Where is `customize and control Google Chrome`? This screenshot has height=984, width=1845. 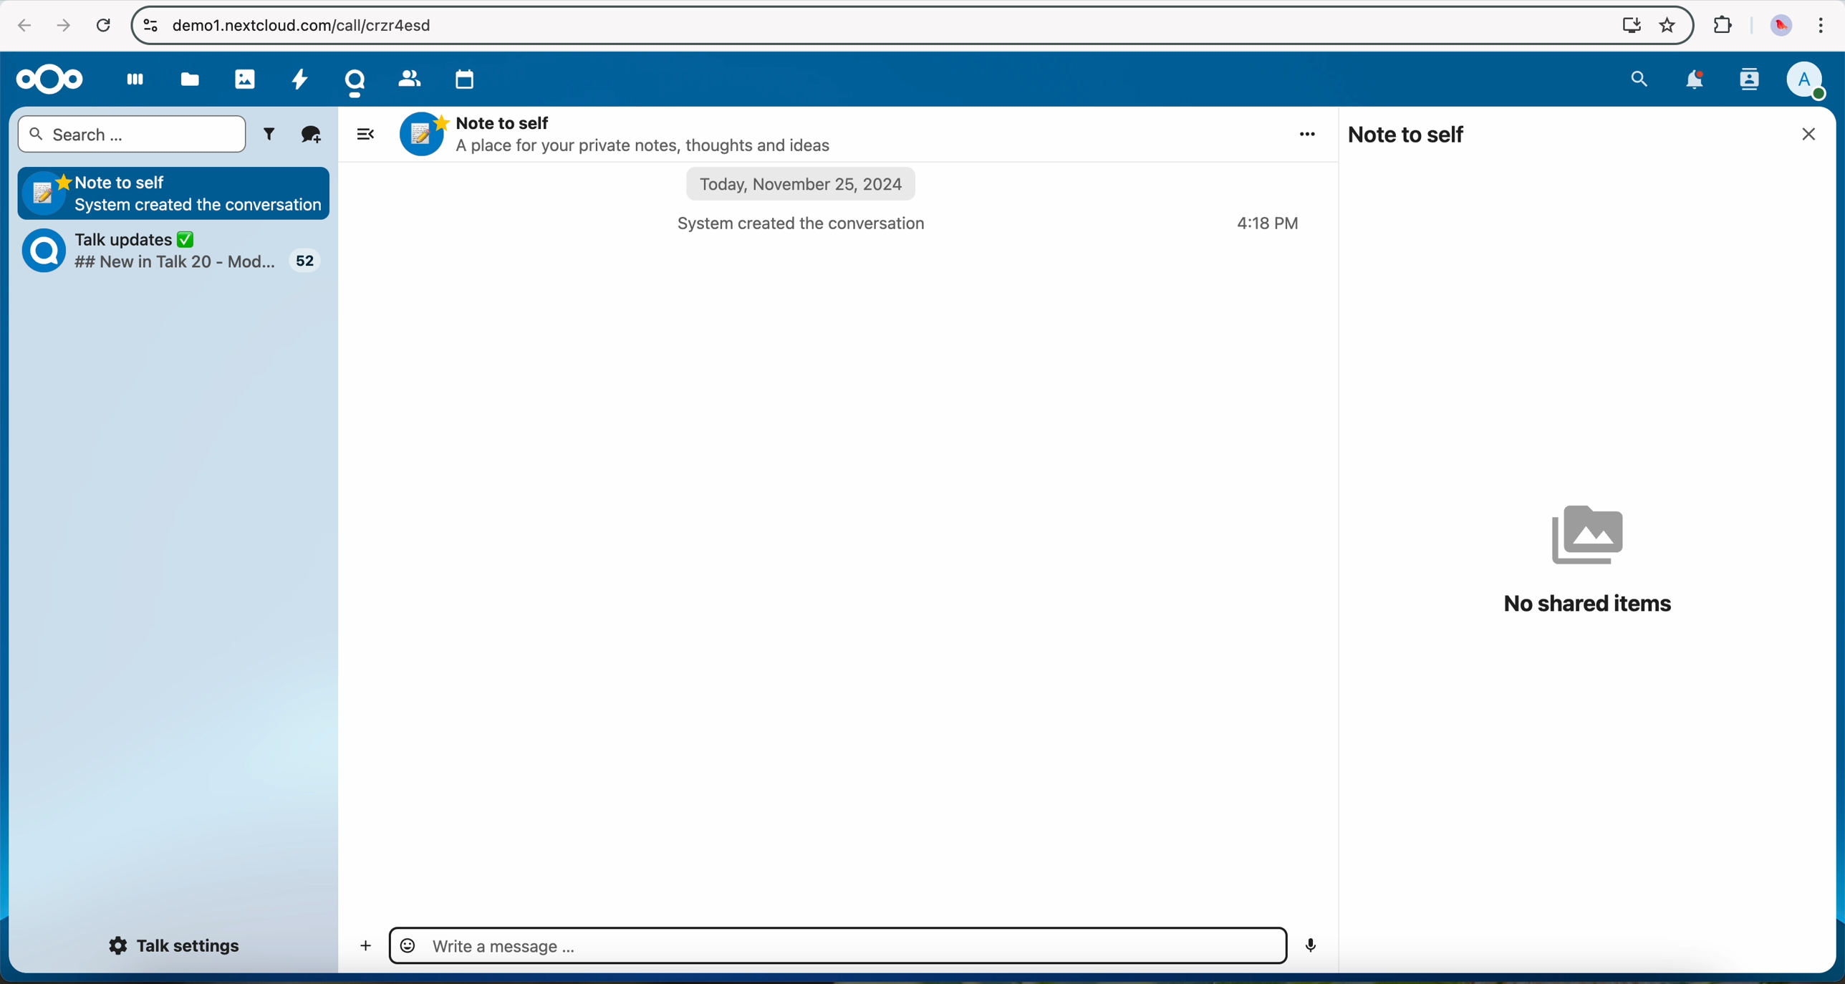 customize and control Google Chrome is located at coordinates (1822, 25).